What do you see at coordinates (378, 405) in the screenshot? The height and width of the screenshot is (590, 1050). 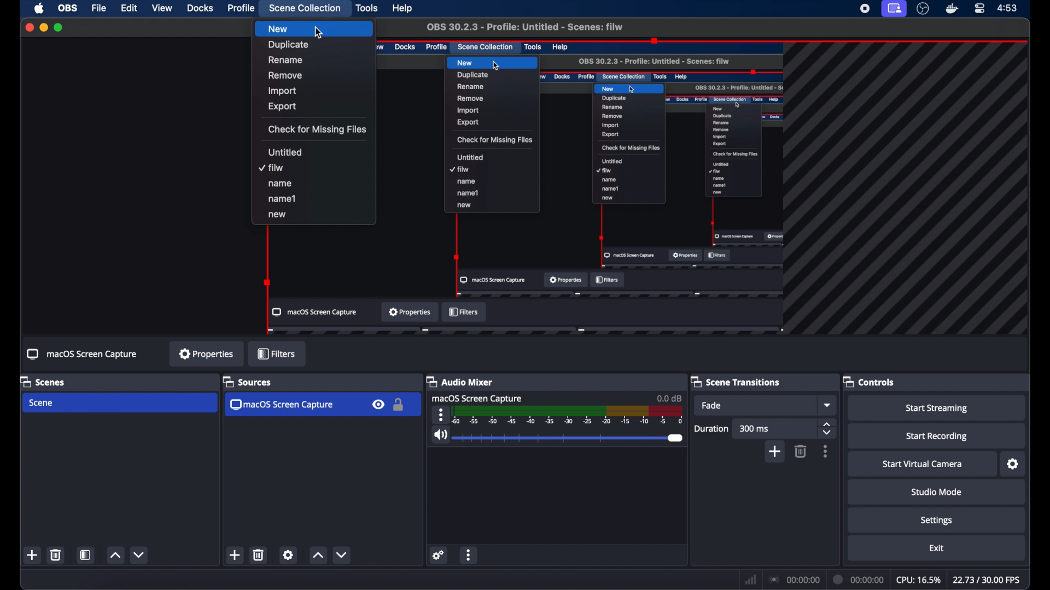 I see `visibility` at bounding box center [378, 405].